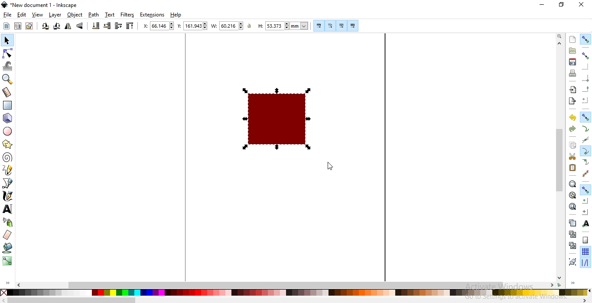 The height and width of the screenshot is (303, 592). I want to click on flip vertically, so click(81, 26).